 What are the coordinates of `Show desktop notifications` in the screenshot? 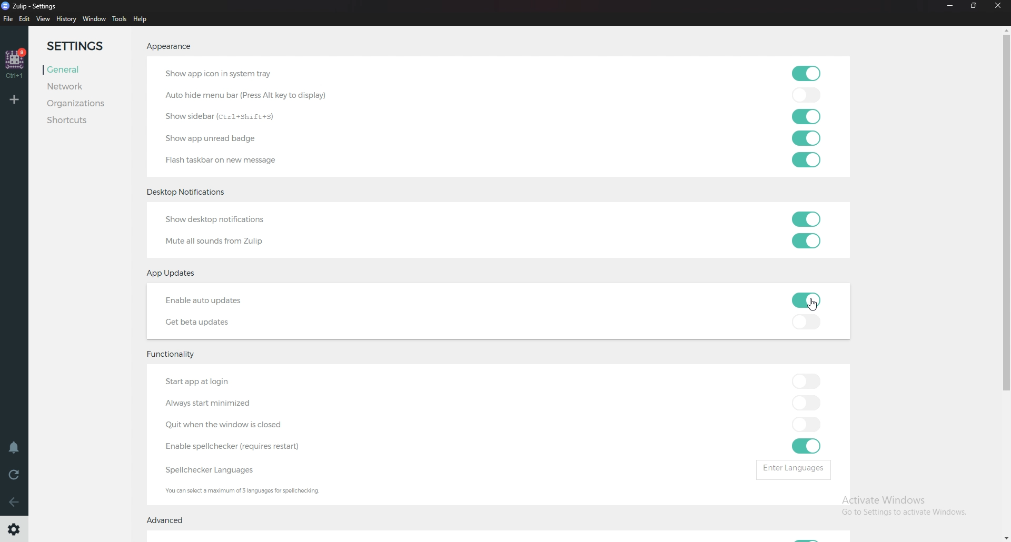 It's located at (225, 219).